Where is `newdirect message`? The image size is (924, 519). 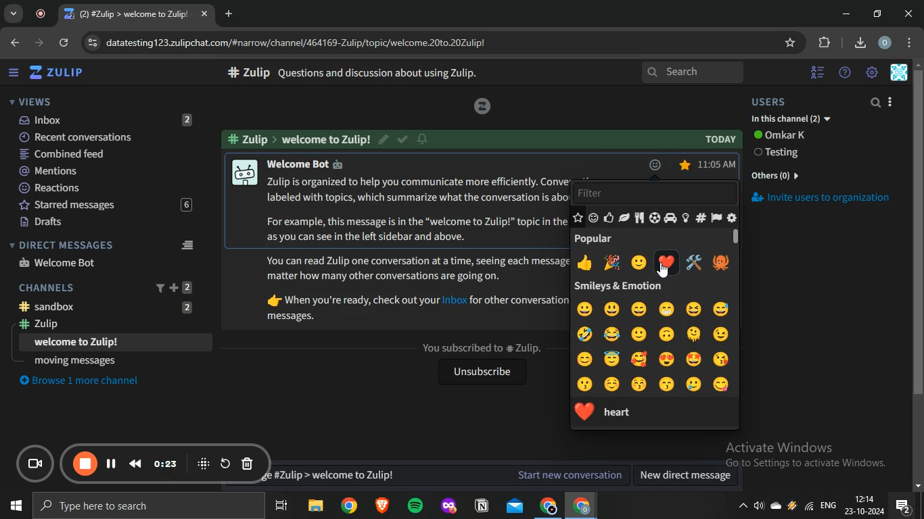 newdirect message is located at coordinates (689, 476).